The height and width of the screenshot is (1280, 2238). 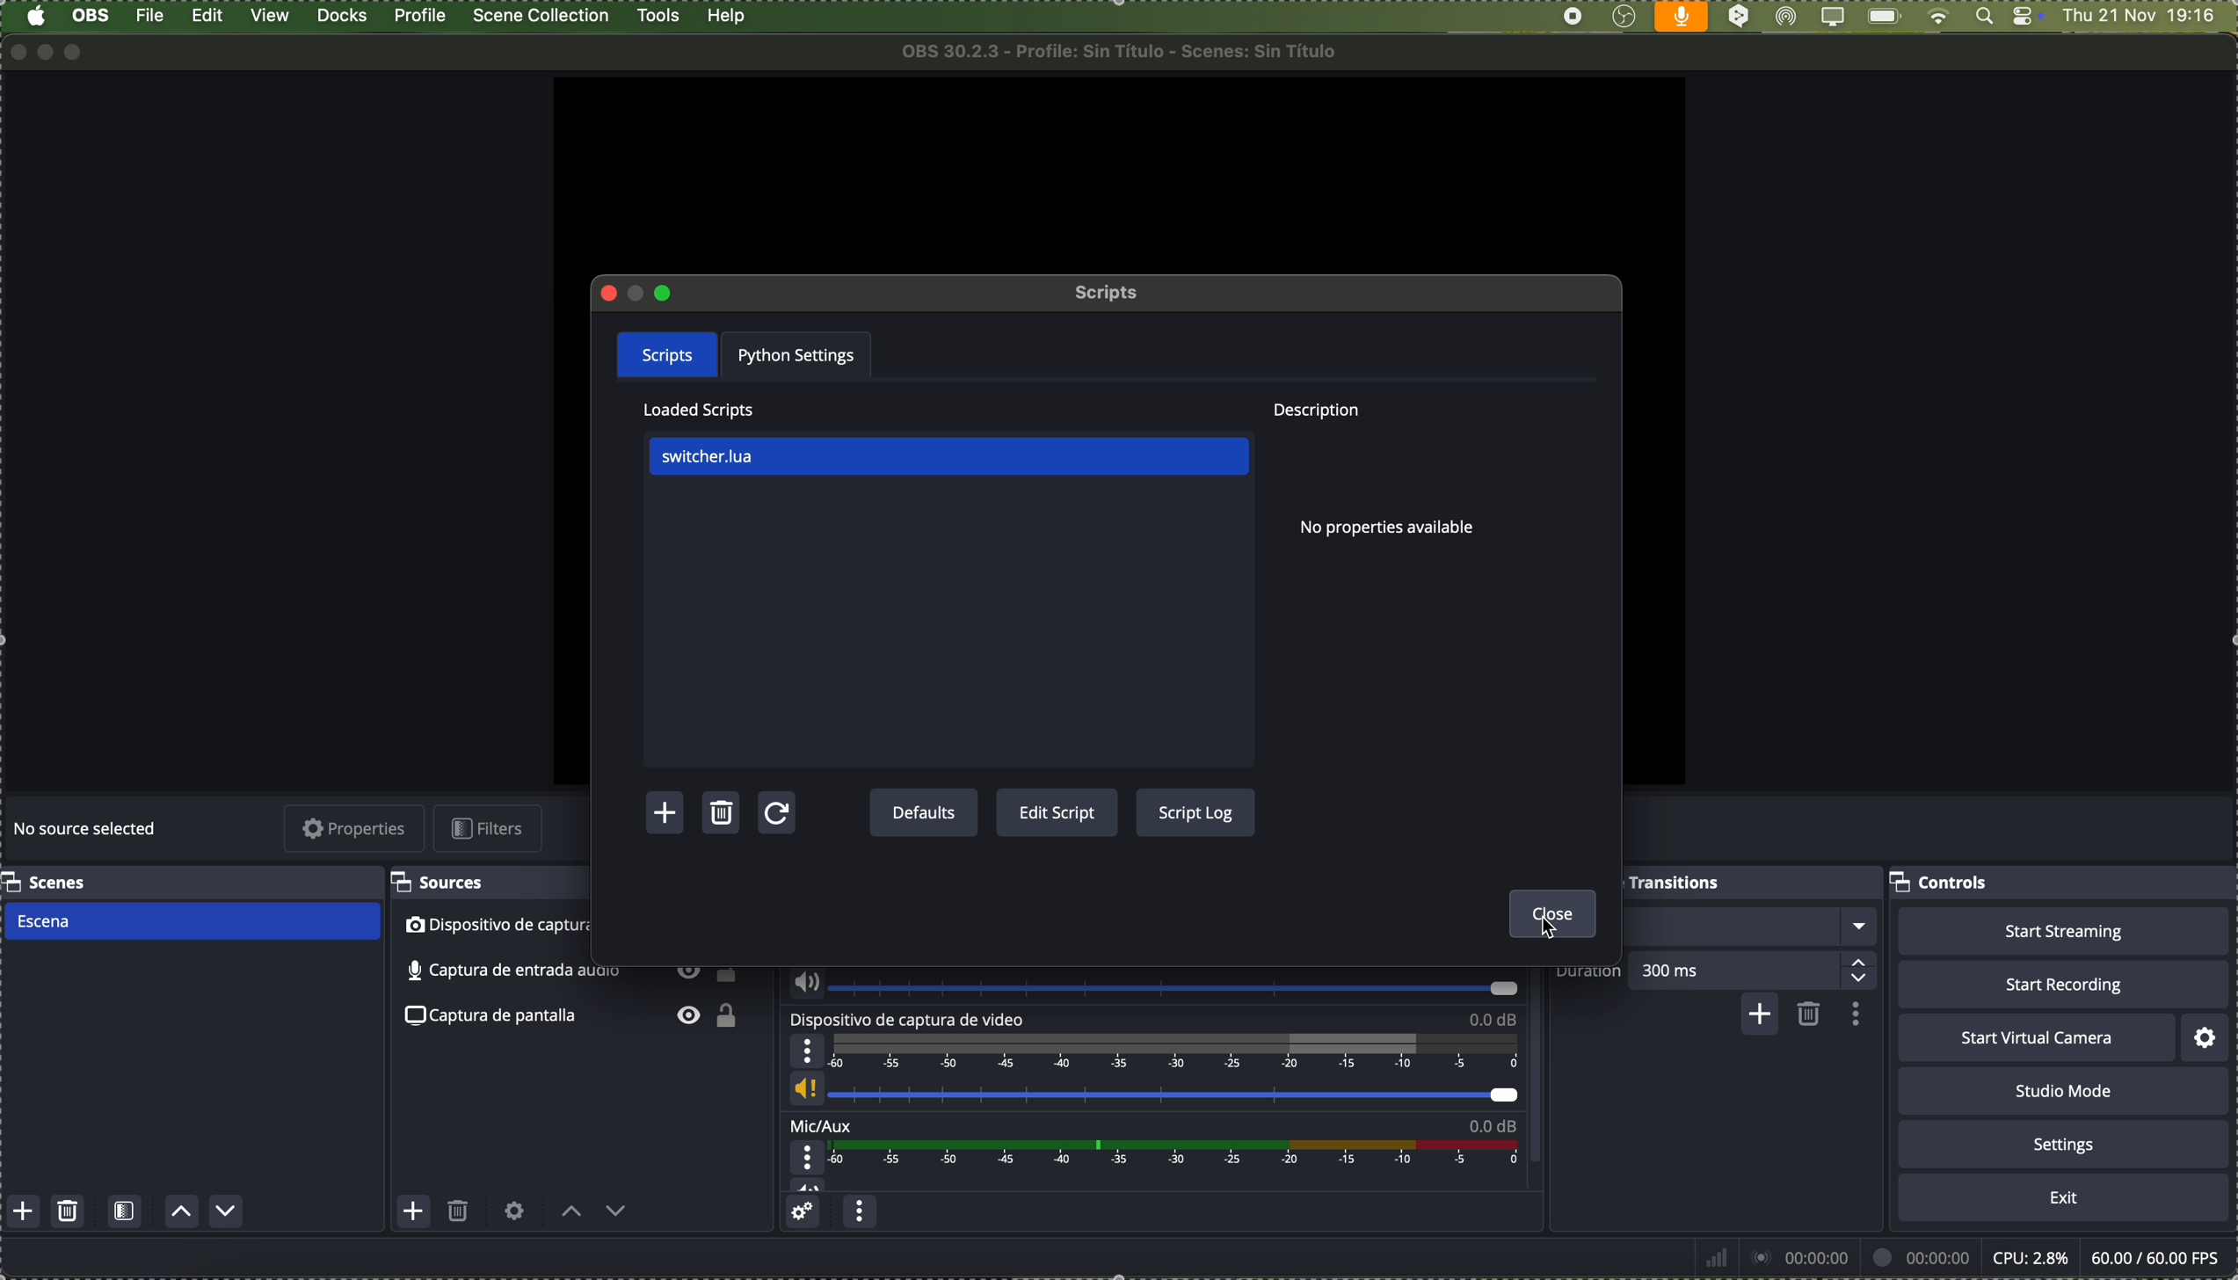 What do you see at coordinates (1116, 175) in the screenshot?
I see `workspace` at bounding box center [1116, 175].